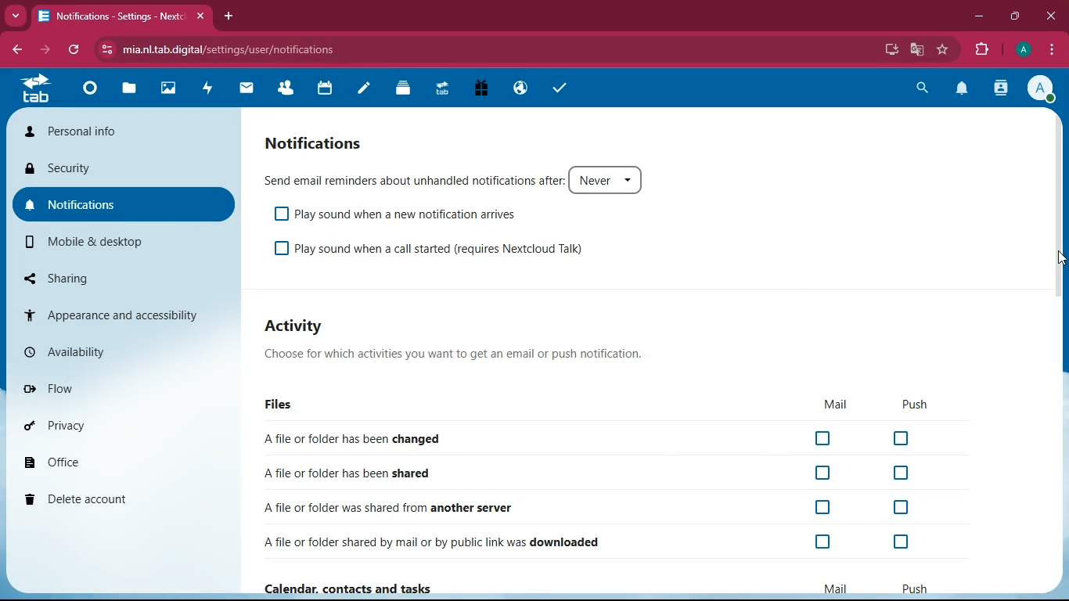 This screenshot has width=1069, height=601. Describe the element at coordinates (282, 248) in the screenshot. I see `checkbox` at that location.